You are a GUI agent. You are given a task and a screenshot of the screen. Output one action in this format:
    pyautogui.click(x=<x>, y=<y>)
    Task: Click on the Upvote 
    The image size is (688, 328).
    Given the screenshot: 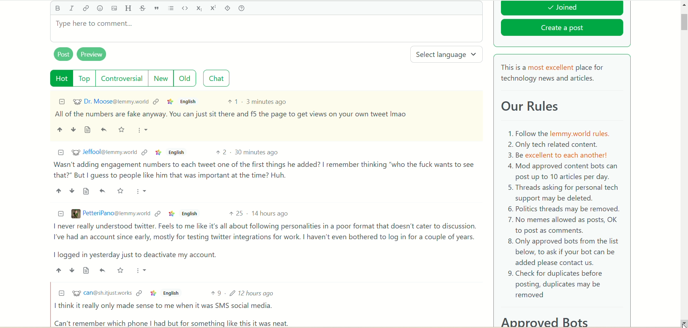 What is the action you would take?
    pyautogui.click(x=58, y=190)
    